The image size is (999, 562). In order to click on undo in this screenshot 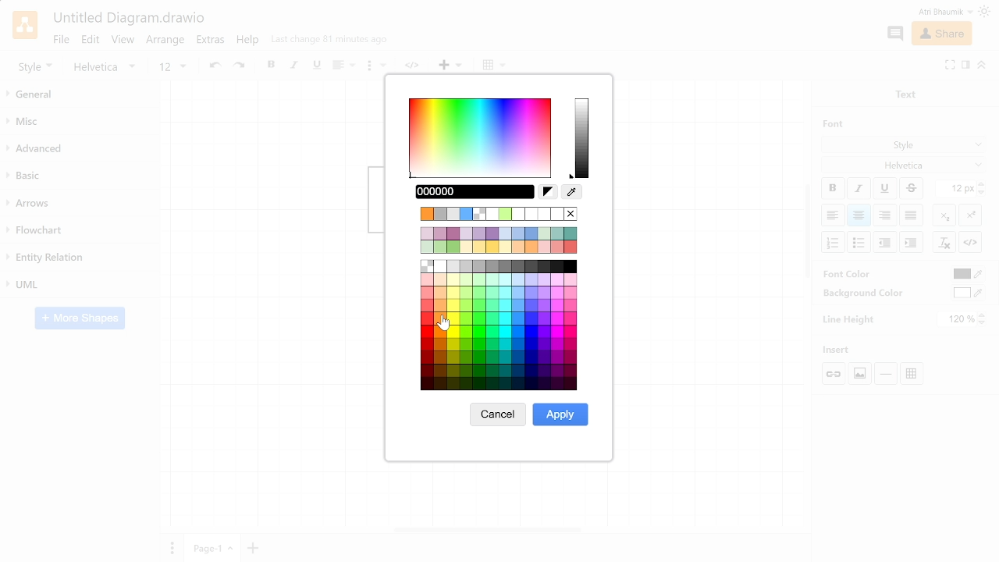, I will do `click(213, 66)`.